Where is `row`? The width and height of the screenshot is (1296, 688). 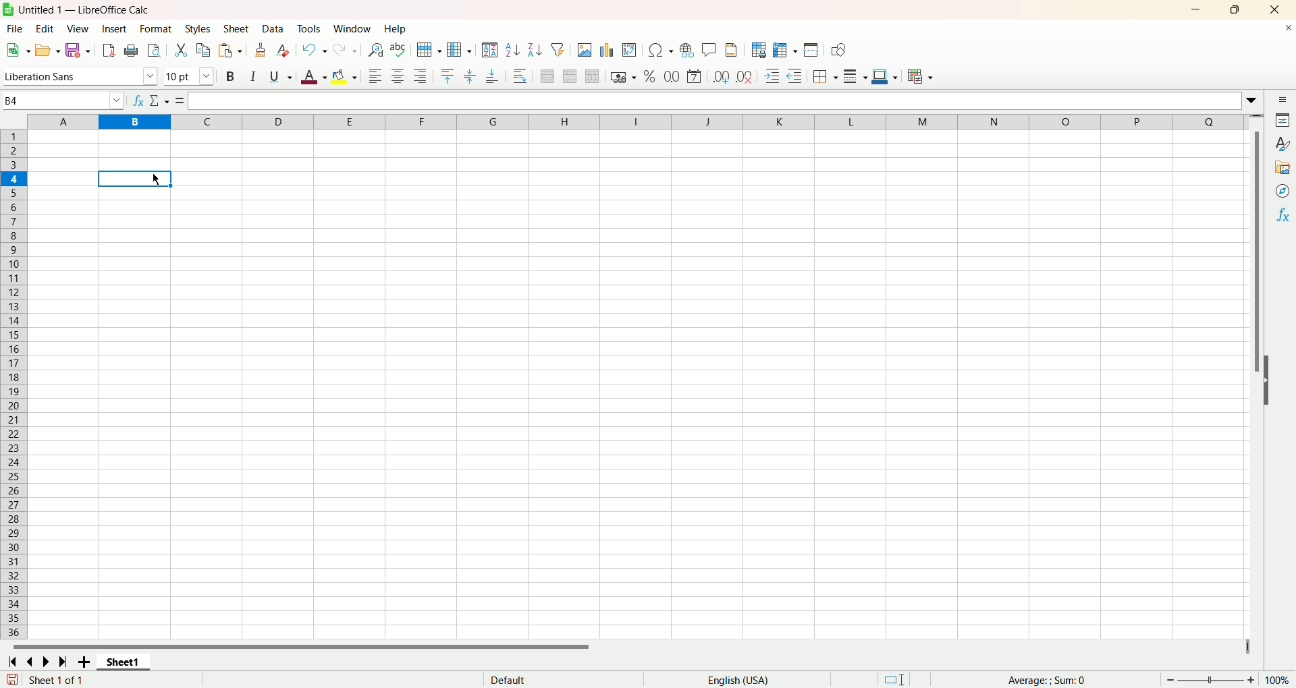
row is located at coordinates (427, 49).